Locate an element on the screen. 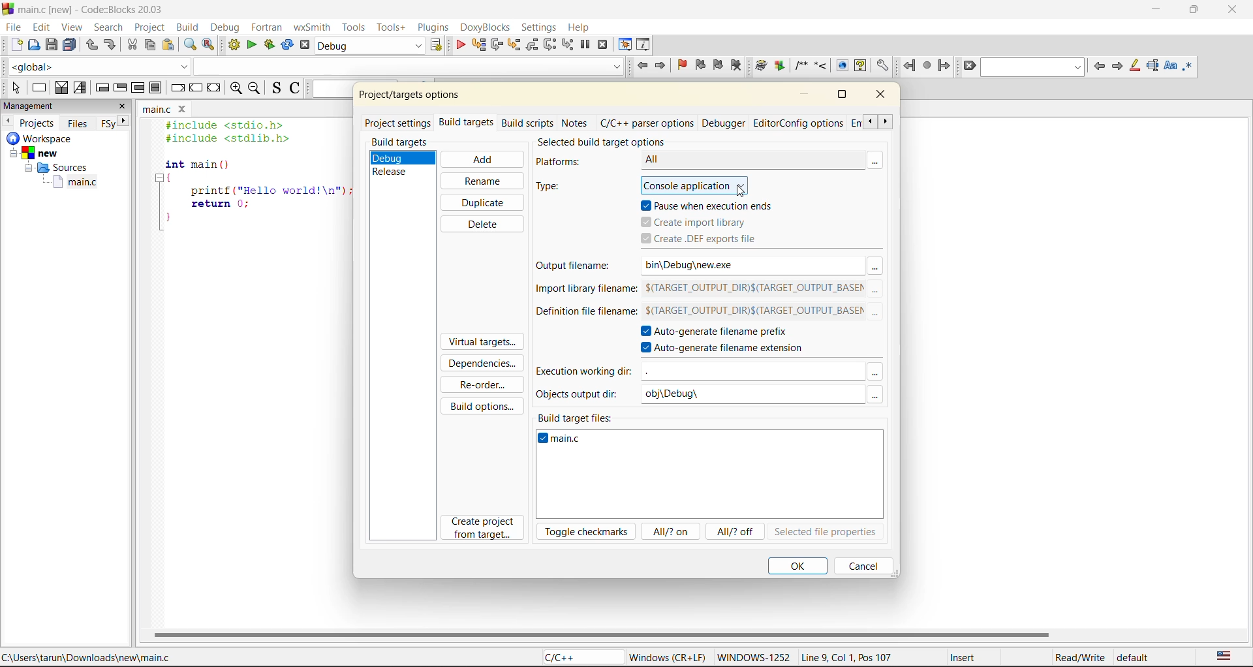 This screenshot has width=1253, height=667. zoom in is located at coordinates (235, 90).